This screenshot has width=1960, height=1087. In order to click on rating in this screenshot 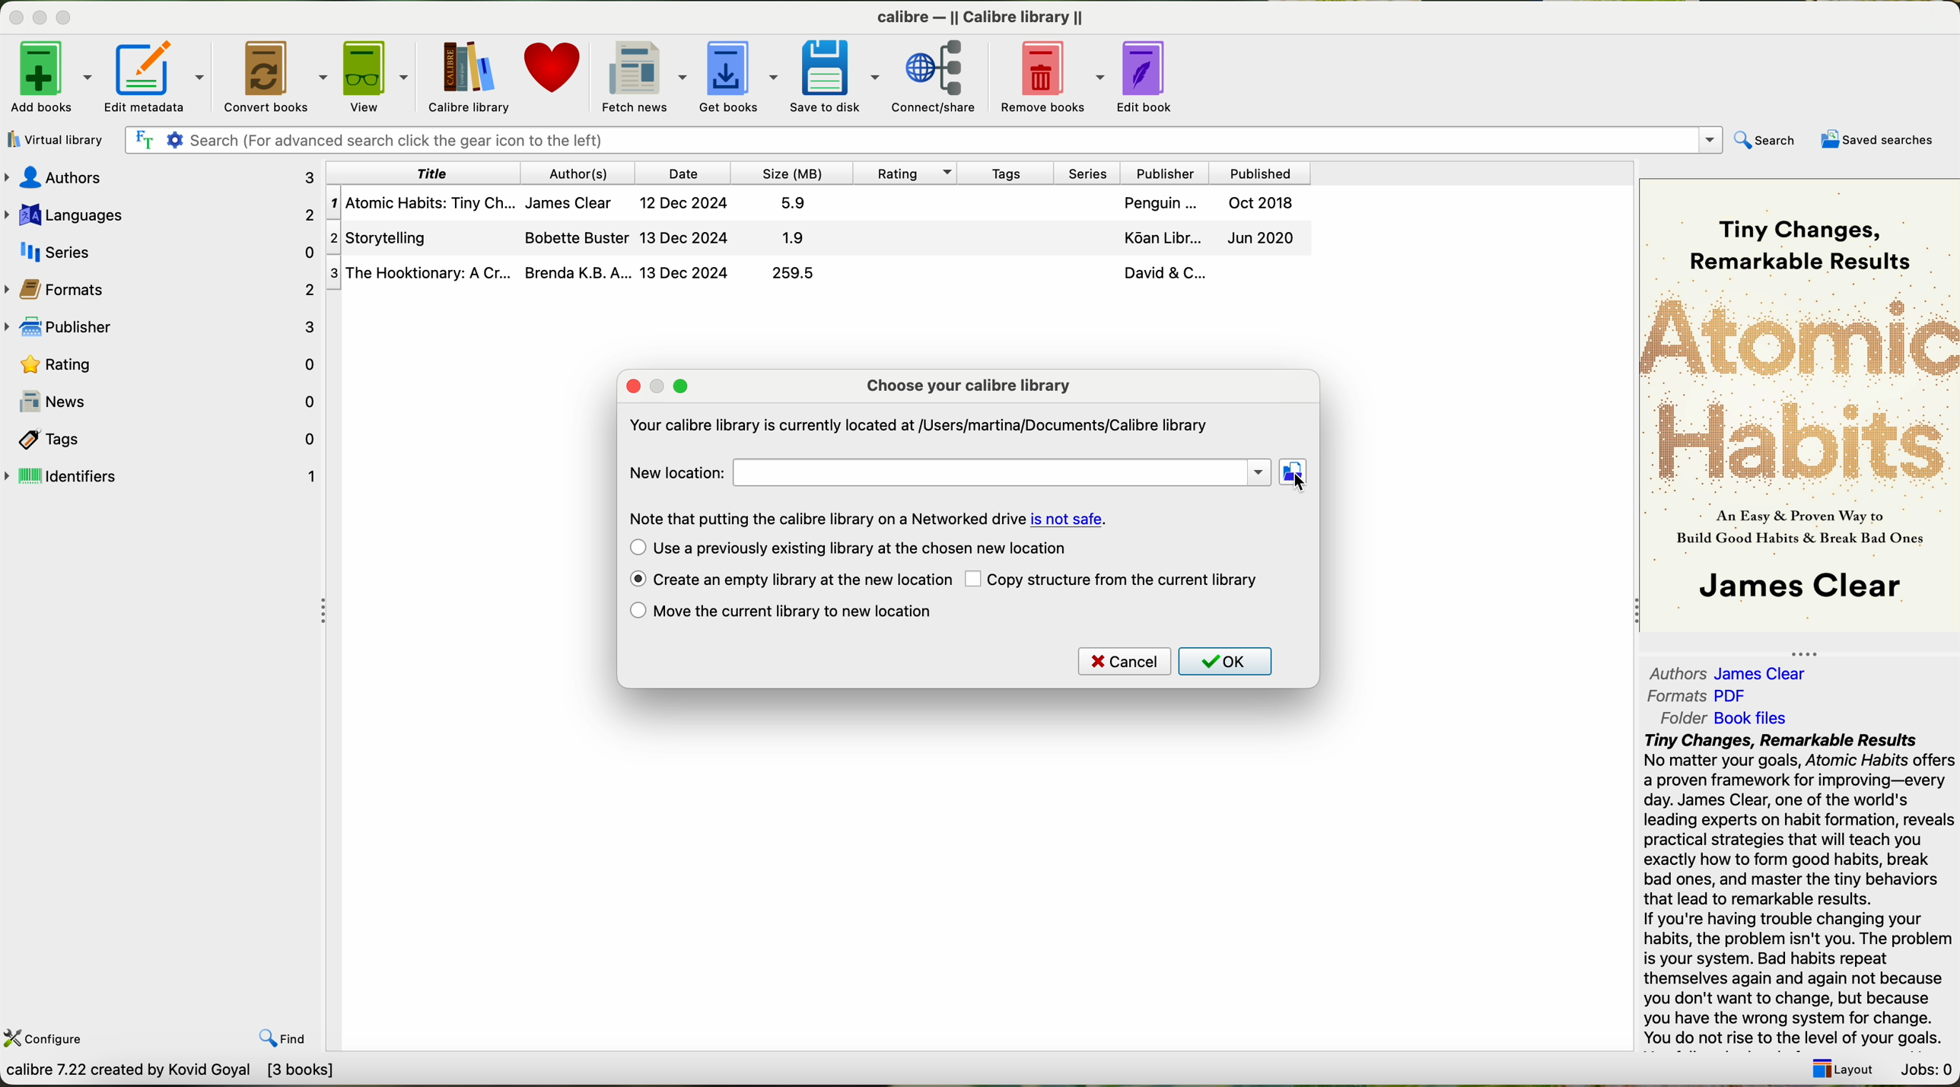, I will do `click(902, 172)`.